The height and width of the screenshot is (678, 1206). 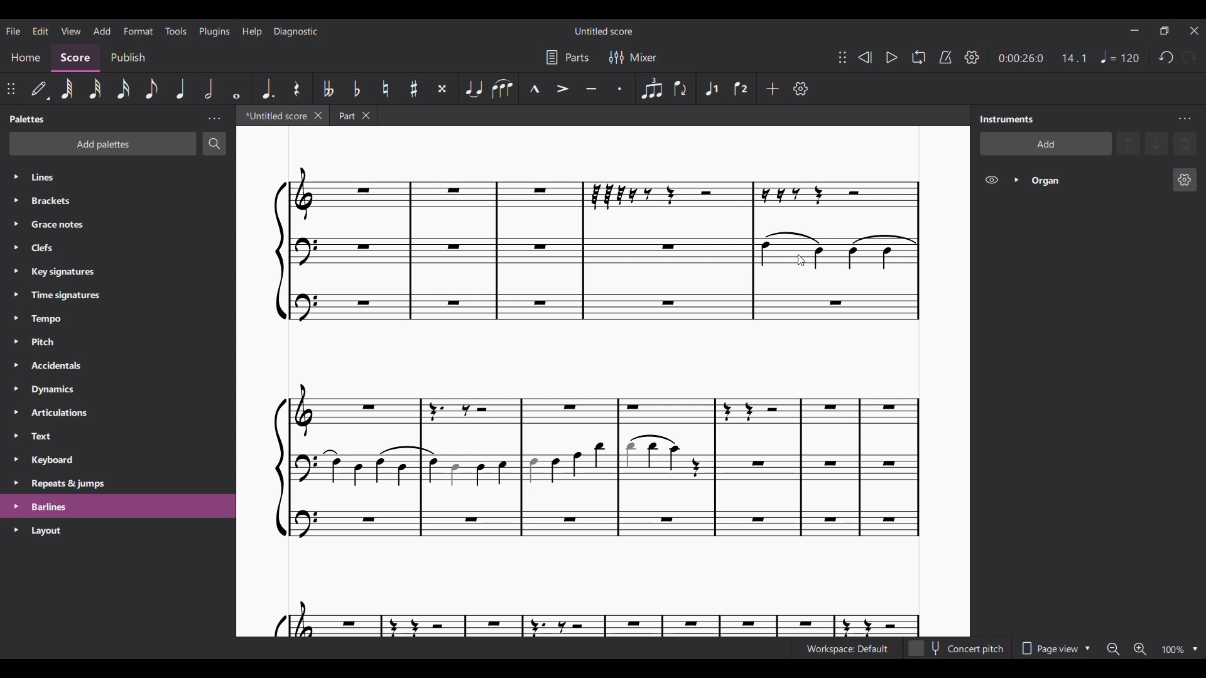 I want to click on Metronome, so click(x=945, y=57).